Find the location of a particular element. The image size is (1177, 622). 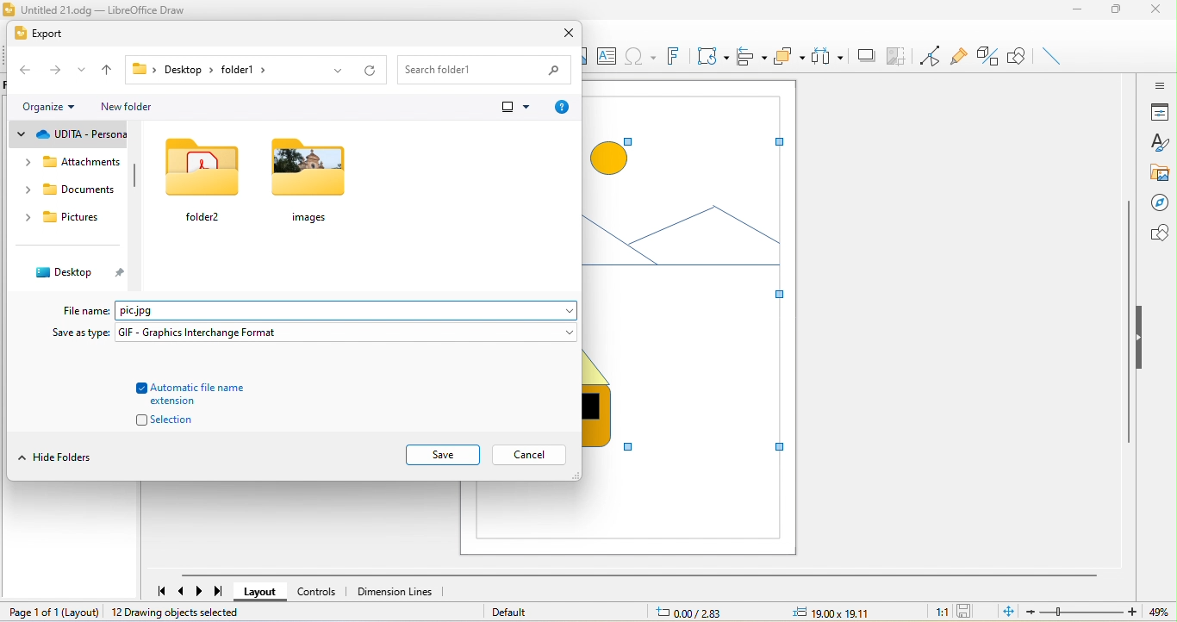

default is located at coordinates (511, 612).